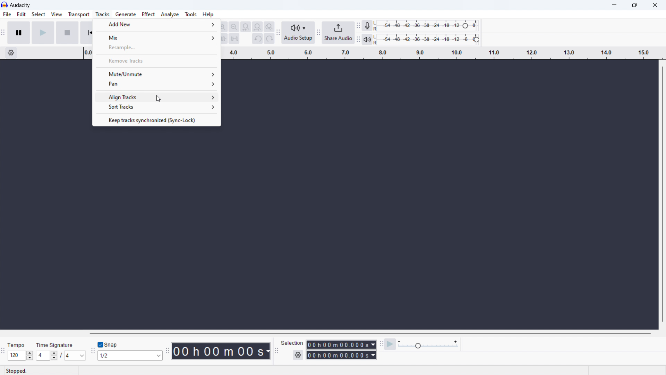 Image resolution: width=666 pixels, height=375 pixels. What do you see at coordinates (67, 32) in the screenshot?
I see `stop` at bounding box center [67, 32].